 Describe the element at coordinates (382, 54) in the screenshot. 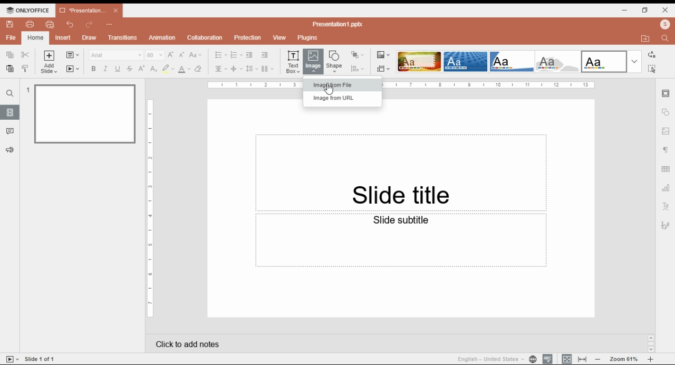

I see `color themes` at that location.